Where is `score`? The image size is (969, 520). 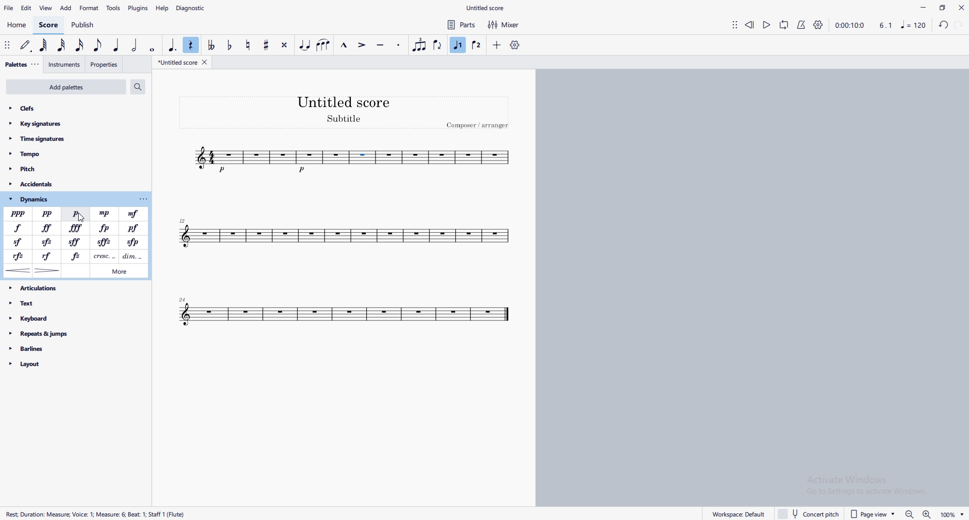 score is located at coordinates (50, 25).